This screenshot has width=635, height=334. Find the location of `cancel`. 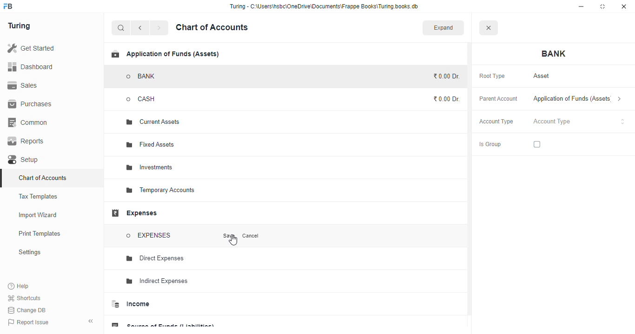

cancel is located at coordinates (251, 236).